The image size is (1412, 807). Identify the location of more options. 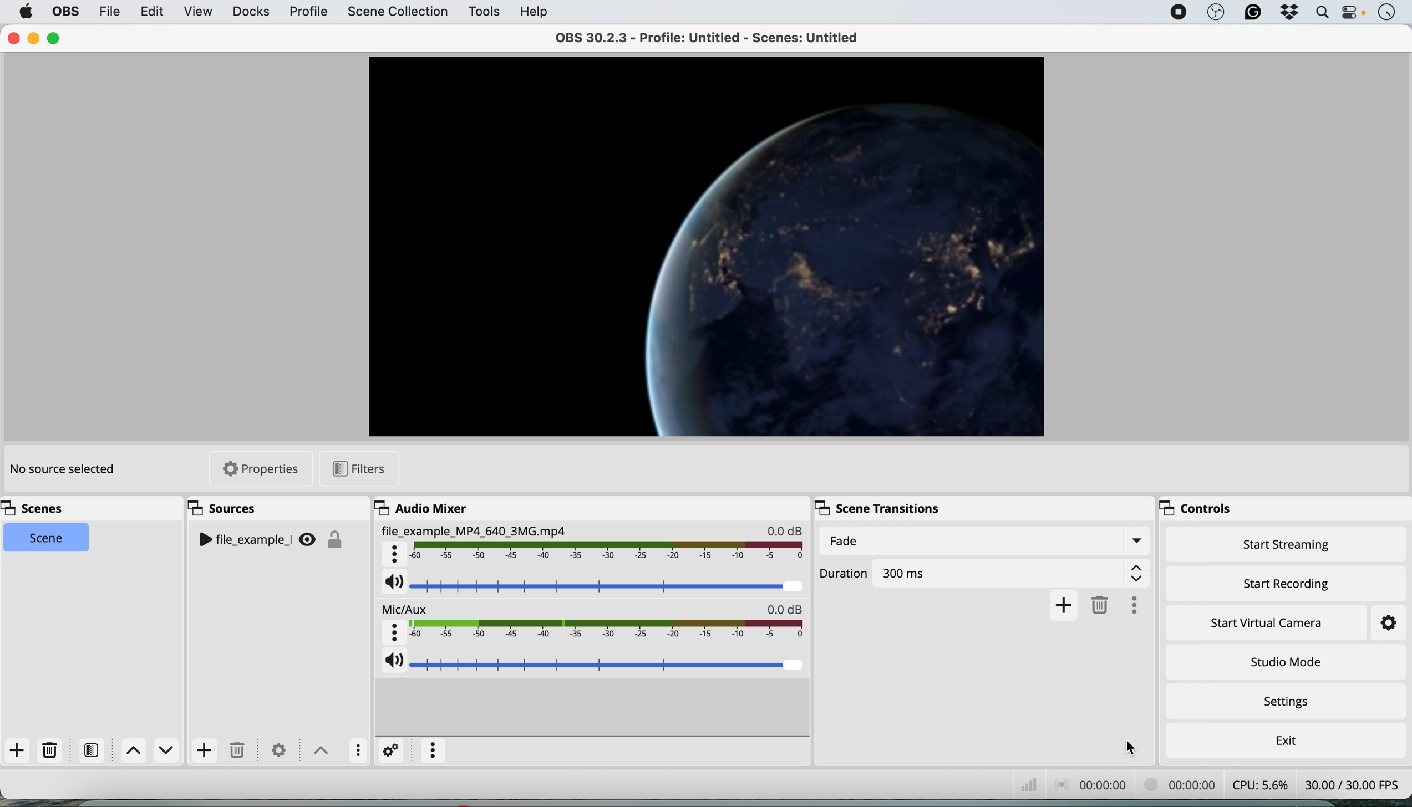
(355, 749).